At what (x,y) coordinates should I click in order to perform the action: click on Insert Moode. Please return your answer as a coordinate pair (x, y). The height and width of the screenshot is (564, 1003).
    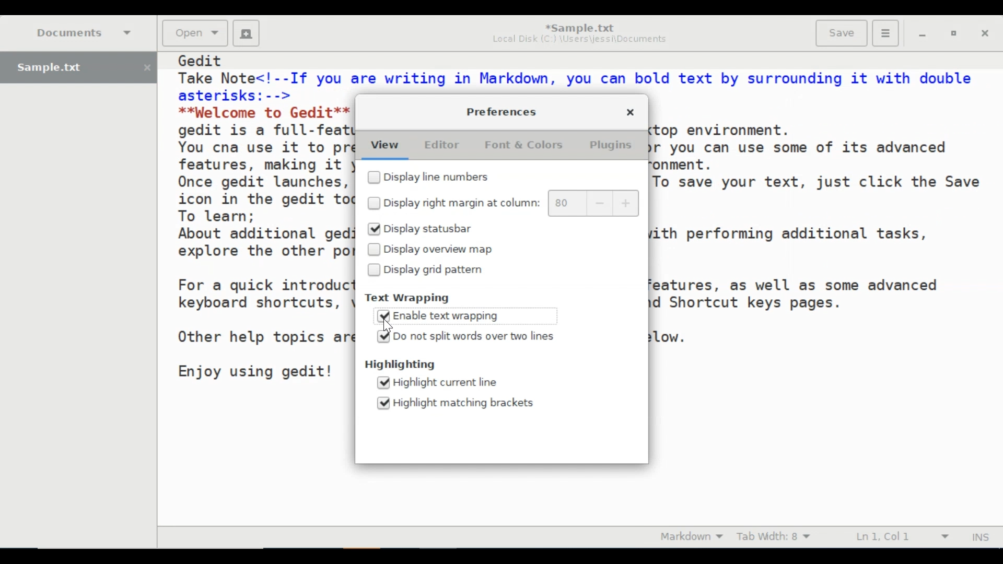
    Looking at the image, I should click on (982, 537).